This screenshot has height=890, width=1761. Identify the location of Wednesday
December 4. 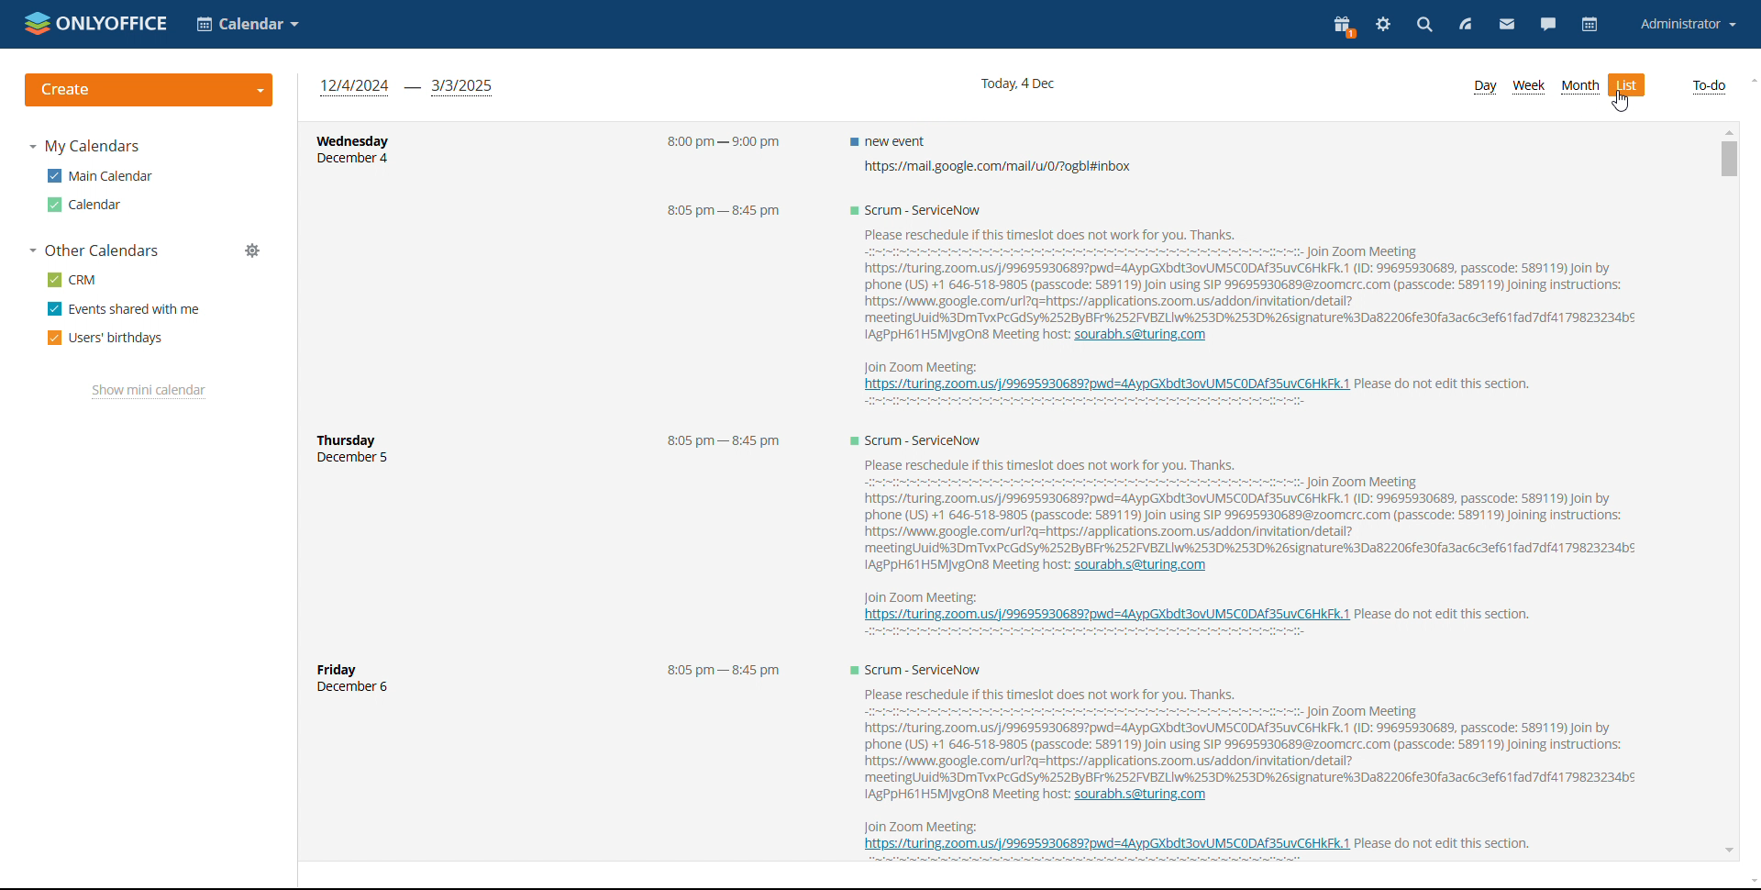
(353, 153).